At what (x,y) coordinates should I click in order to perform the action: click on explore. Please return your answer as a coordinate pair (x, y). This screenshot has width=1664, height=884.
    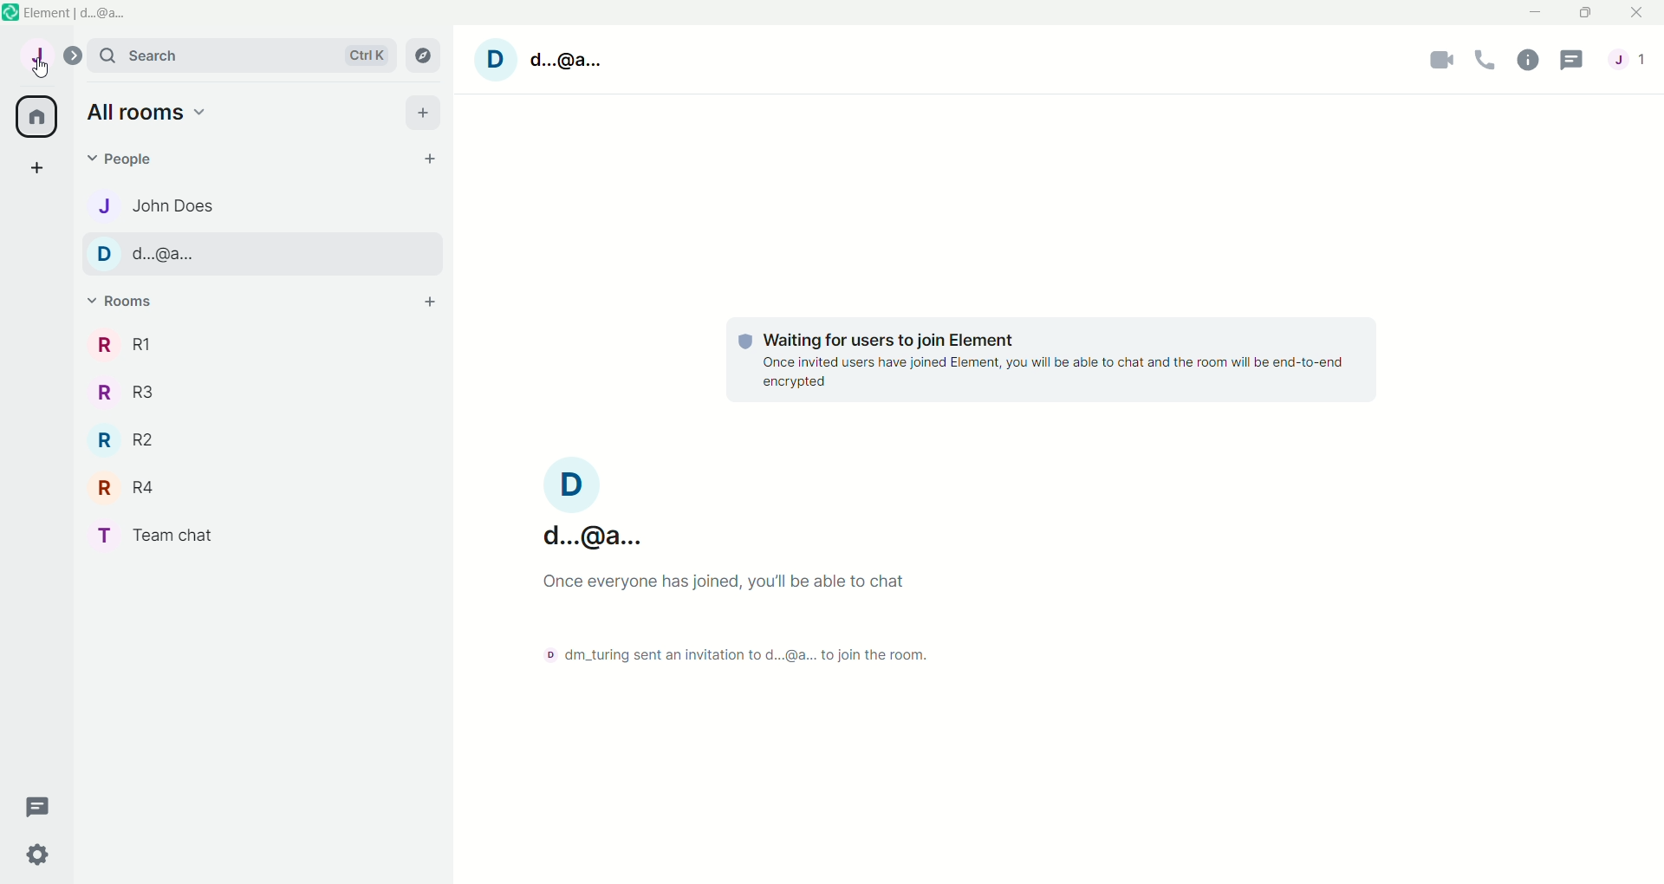
    Looking at the image, I should click on (424, 55).